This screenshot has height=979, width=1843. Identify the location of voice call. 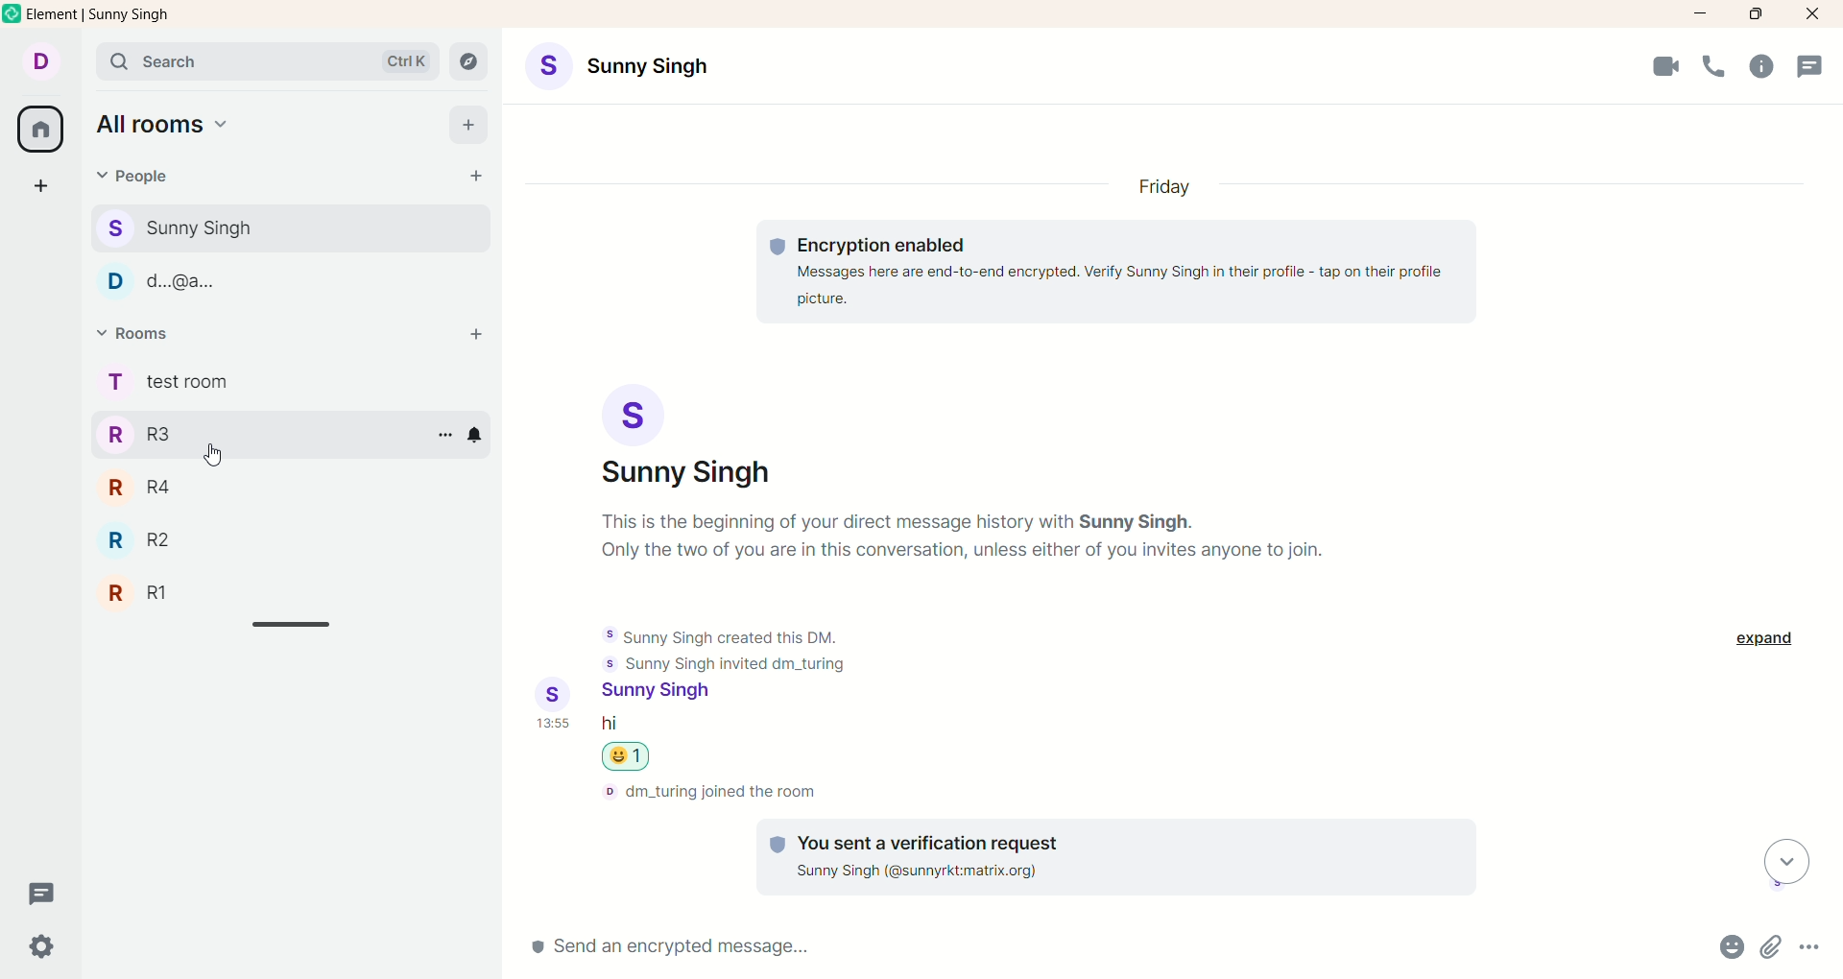
(1718, 68).